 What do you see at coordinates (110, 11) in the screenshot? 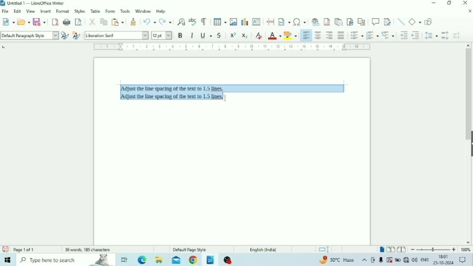
I see `Form` at bounding box center [110, 11].